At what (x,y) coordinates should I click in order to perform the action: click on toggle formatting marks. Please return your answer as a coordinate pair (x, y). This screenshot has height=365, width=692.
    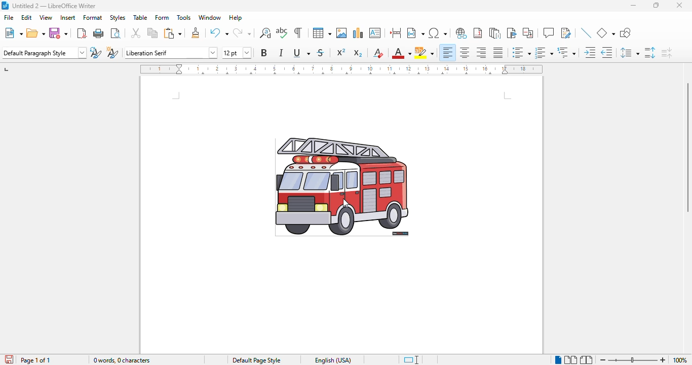
    Looking at the image, I should click on (299, 32).